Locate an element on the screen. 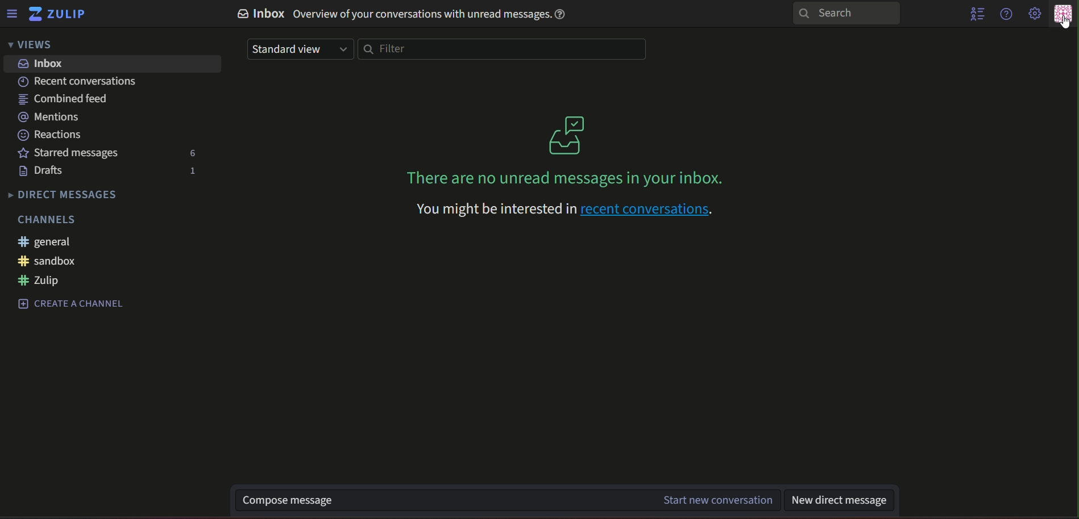  zulip is located at coordinates (61, 14).